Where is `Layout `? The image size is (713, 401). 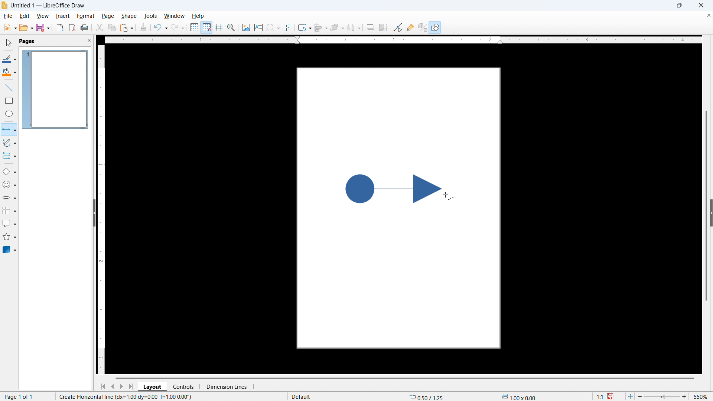 Layout  is located at coordinates (153, 386).